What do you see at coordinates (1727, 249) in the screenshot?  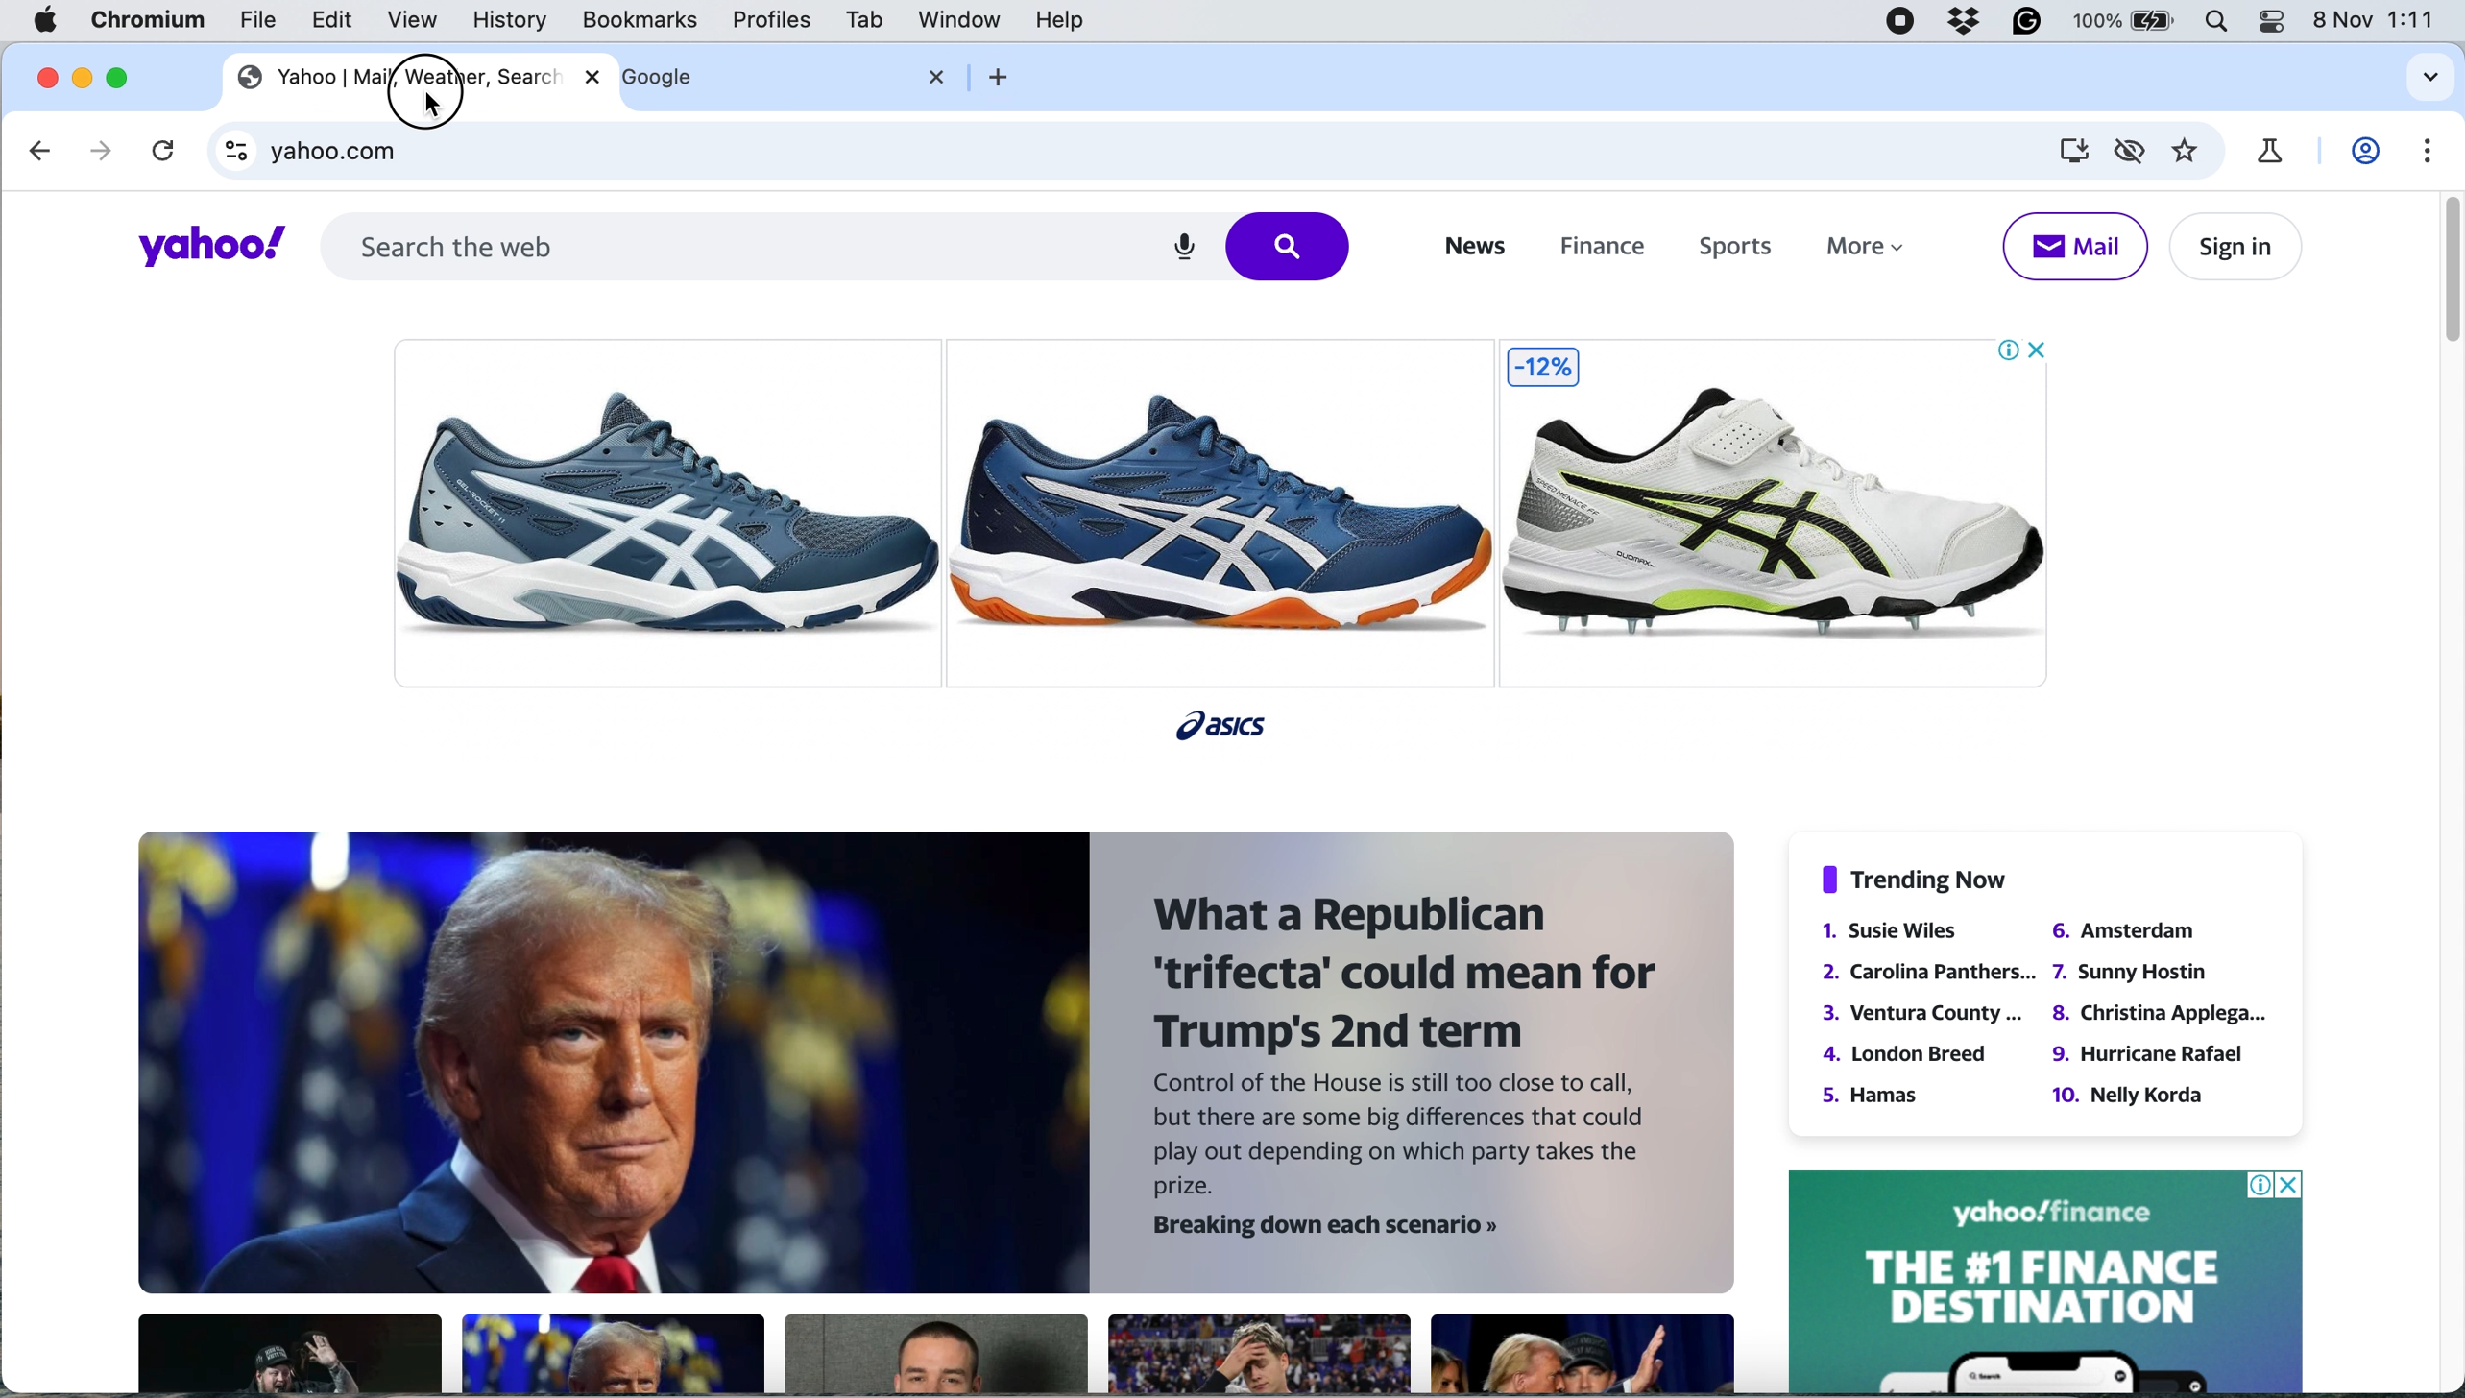 I see `sports` at bounding box center [1727, 249].